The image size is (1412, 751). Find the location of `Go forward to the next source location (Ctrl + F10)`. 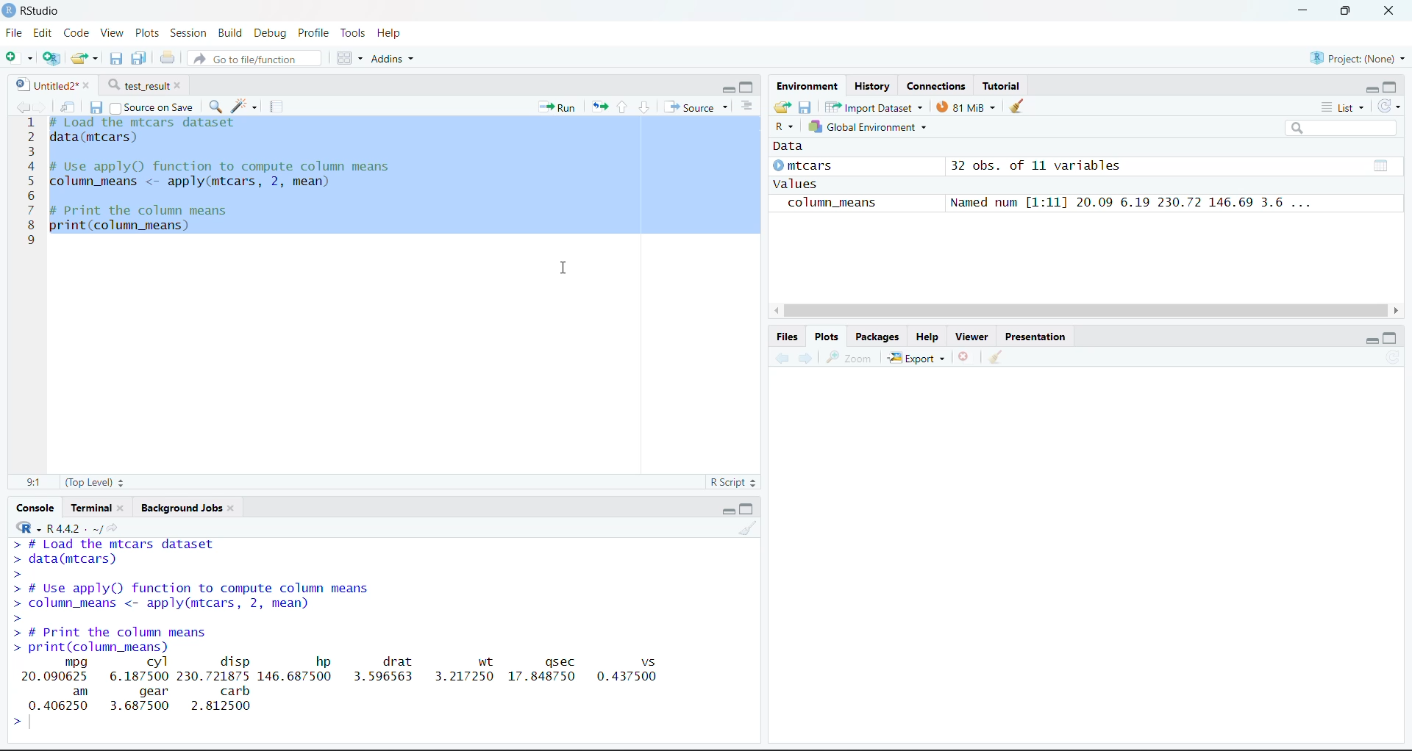

Go forward to the next source location (Ctrl + F10) is located at coordinates (807, 358).